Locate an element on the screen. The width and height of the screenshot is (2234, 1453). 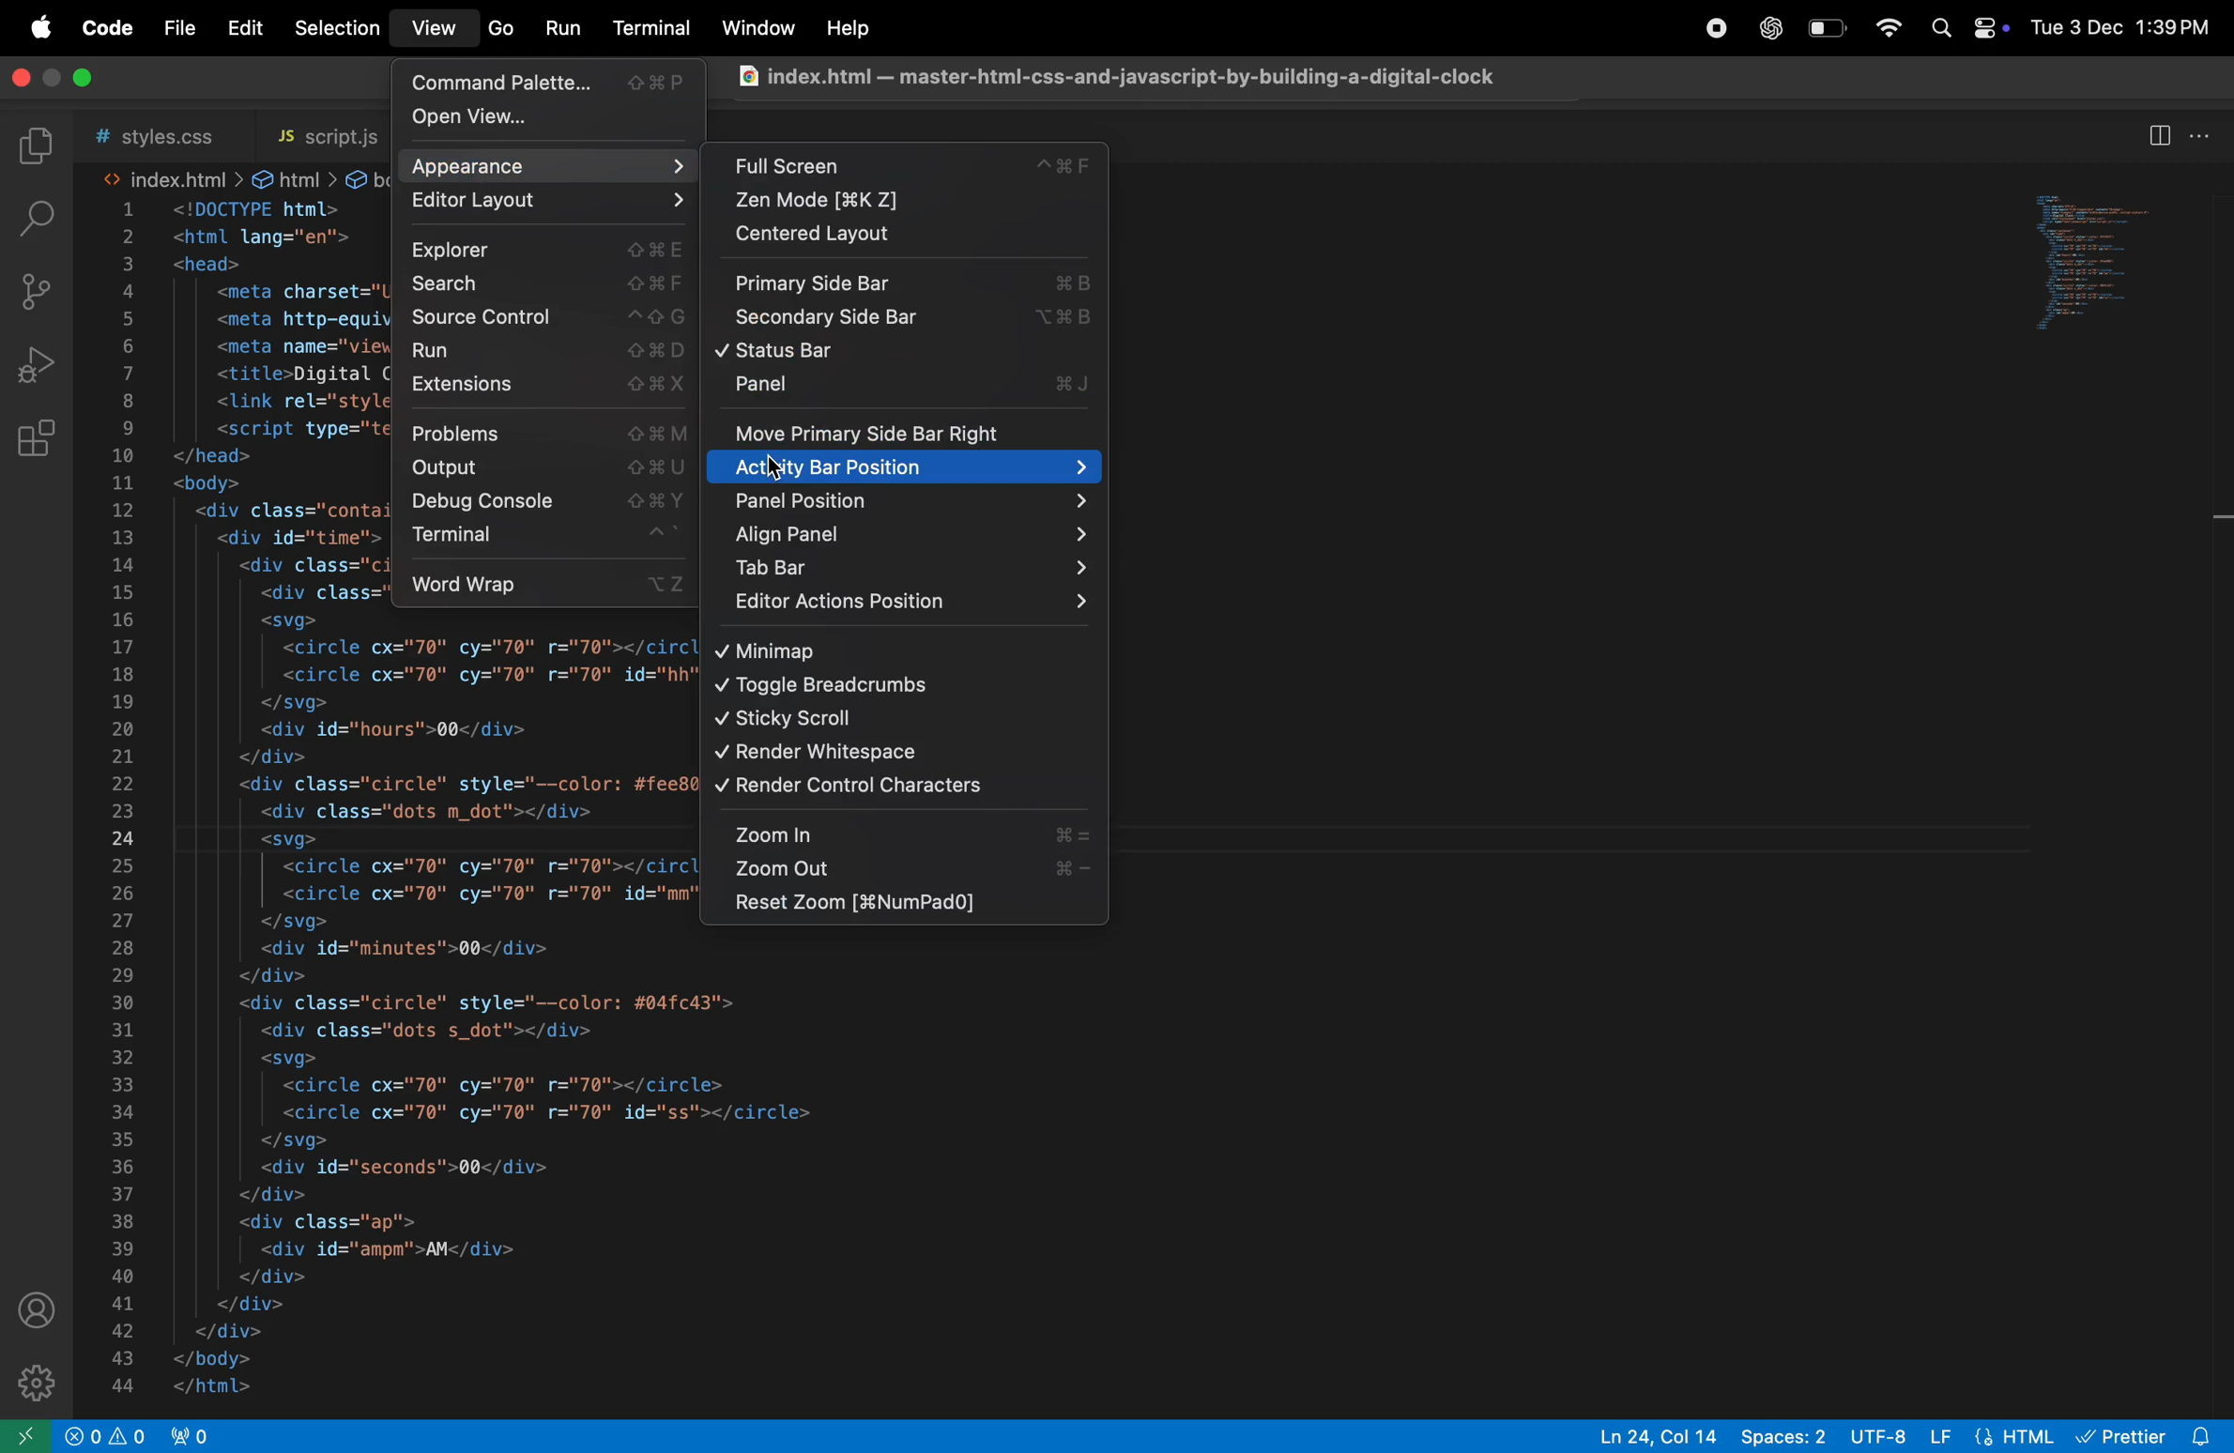
zoom in is located at coordinates (904, 831).